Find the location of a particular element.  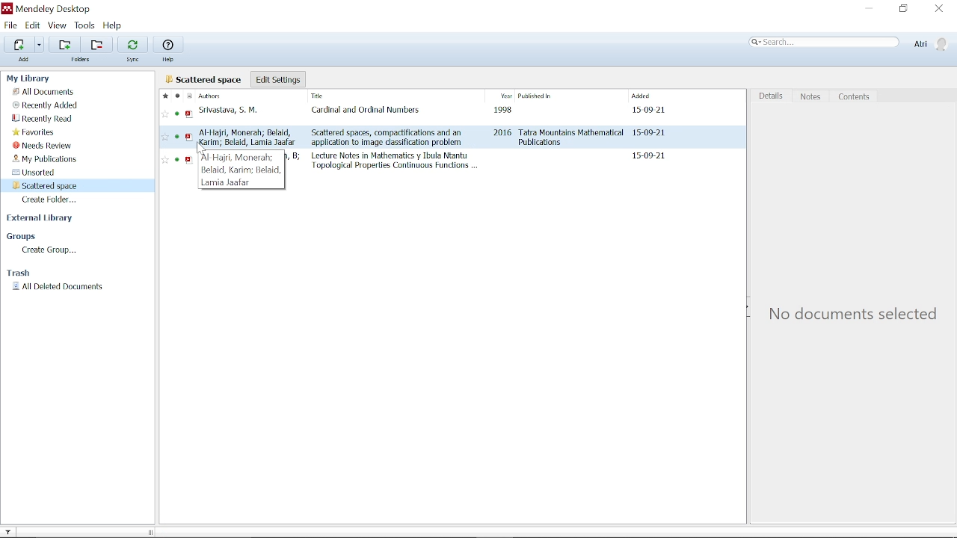

document selection information is located at coordinates (848, 315).